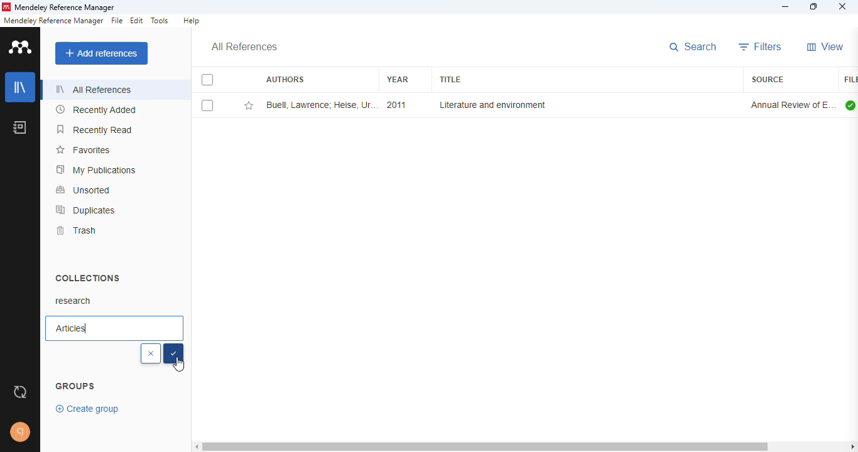 This screenshot has width=858, height=452. I want to click on logo, so click(6, 7).